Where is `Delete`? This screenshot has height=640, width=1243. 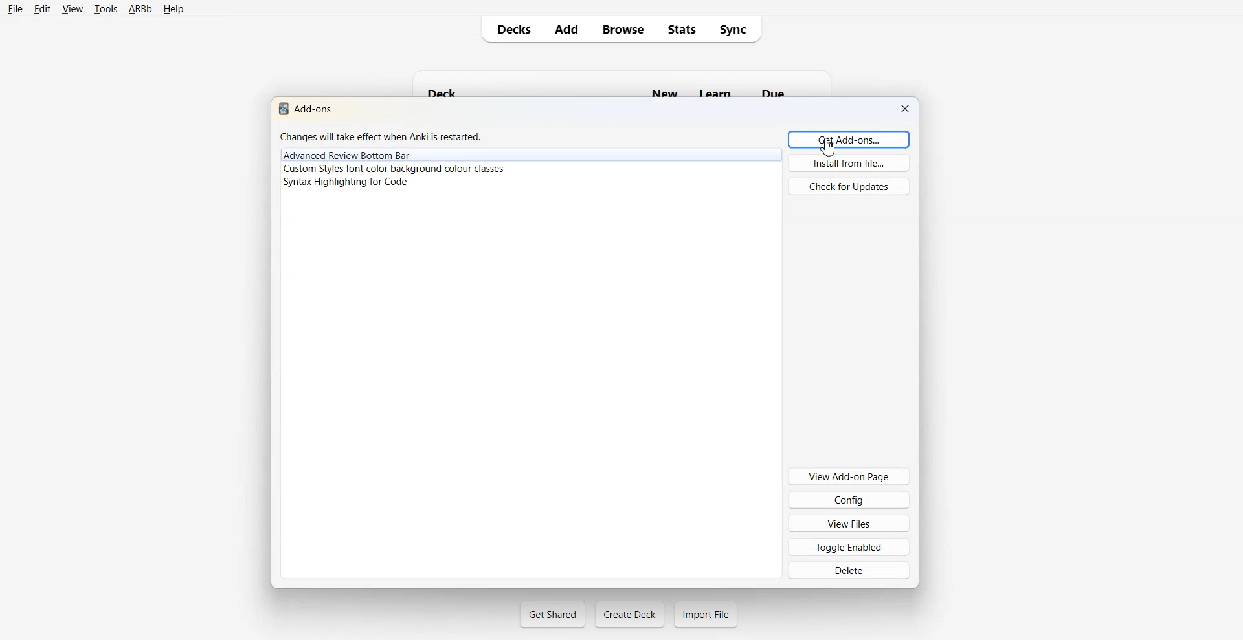
Delete is located at coordinates (849, 570).